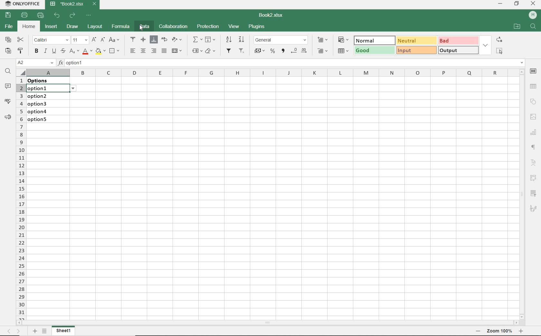 The width and height of the screenshot is (541, 336). I want to click on SORT ASCENDING, so click(242, 39).